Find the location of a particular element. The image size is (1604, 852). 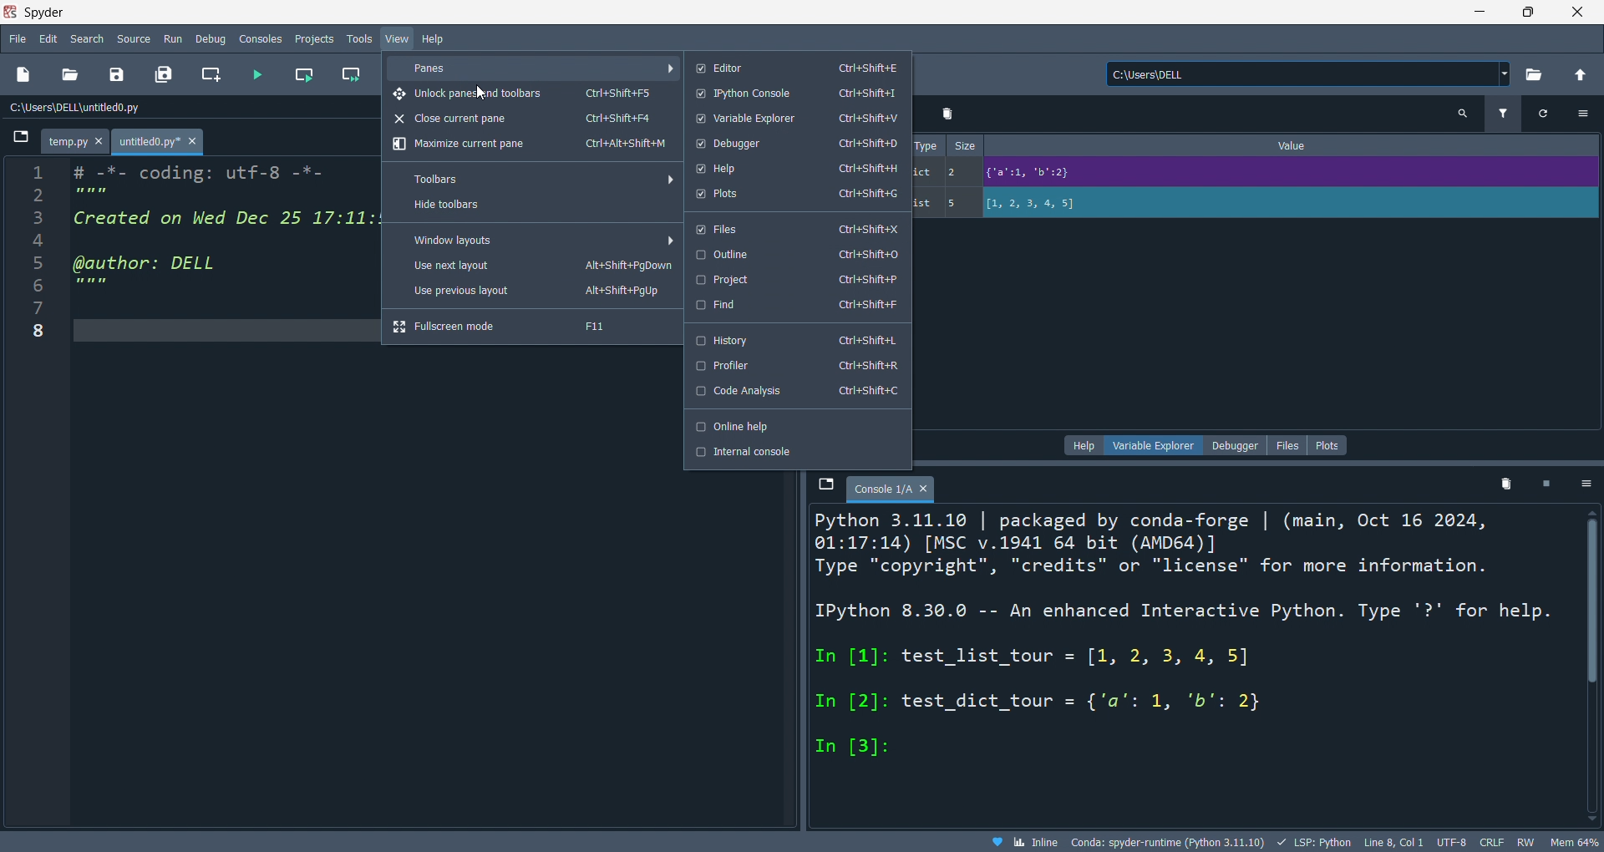

run cell and move is located at coordinates (355, 75).